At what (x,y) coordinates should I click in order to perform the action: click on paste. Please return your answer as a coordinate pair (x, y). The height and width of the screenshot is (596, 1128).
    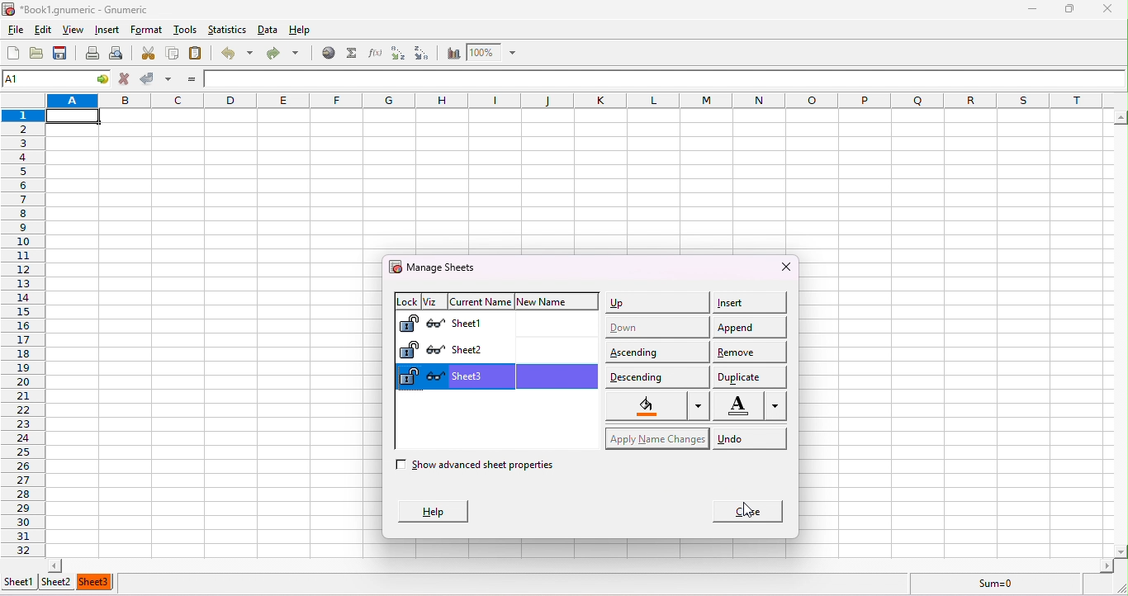
    Looking at the image, I should click on (199, 55).